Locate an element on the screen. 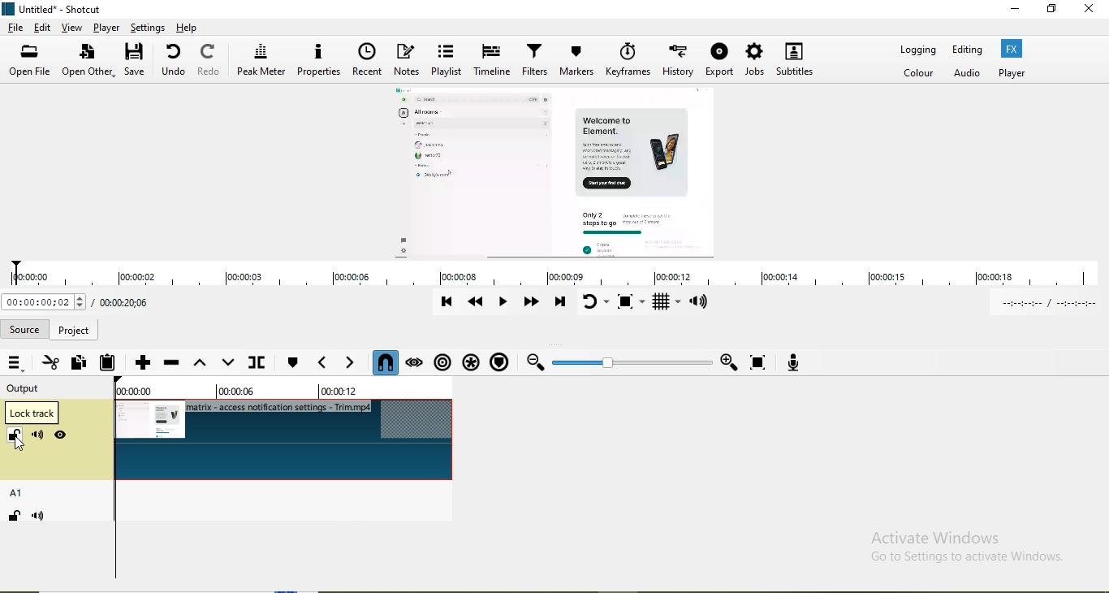 This screenshot has width=1109, height=593. Undo is located at coordinates (176, 62).